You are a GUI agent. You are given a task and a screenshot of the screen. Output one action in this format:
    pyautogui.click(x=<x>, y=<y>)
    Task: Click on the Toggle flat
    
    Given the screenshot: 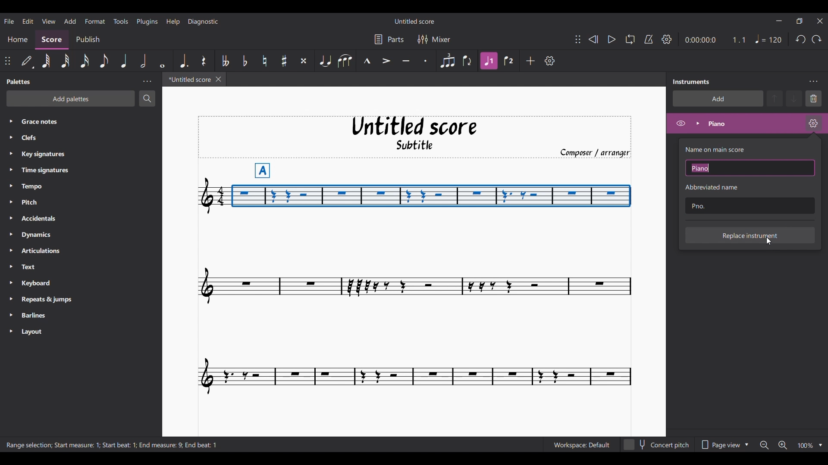 What is the action you would take?
    pyautogui.click(x=245, y=61)
    